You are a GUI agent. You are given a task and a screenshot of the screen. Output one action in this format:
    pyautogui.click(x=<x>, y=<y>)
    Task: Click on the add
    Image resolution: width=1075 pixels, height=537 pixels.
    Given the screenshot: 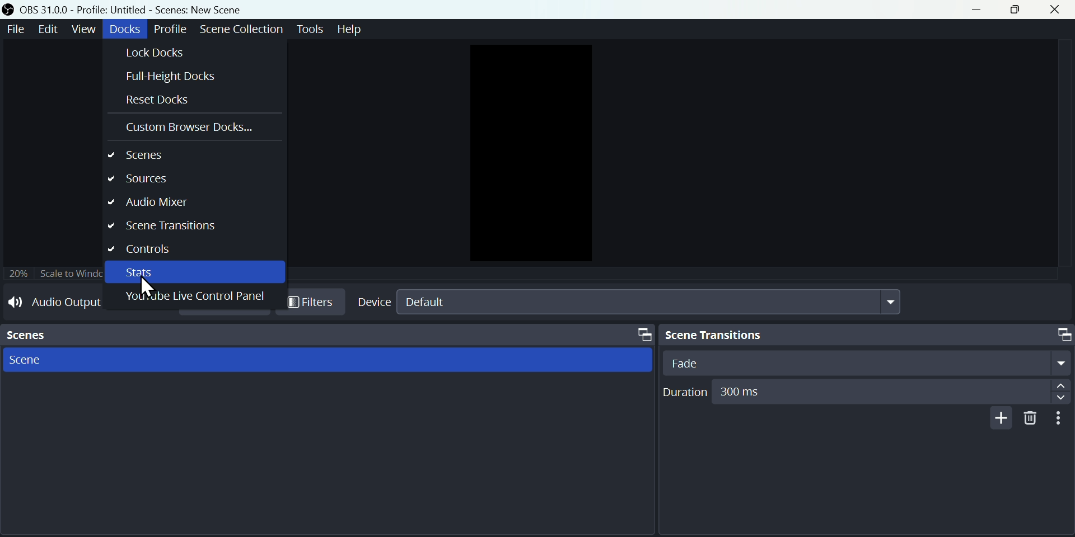 What is the action you would take?
    pyautogui.click(x=998, y=418)
    